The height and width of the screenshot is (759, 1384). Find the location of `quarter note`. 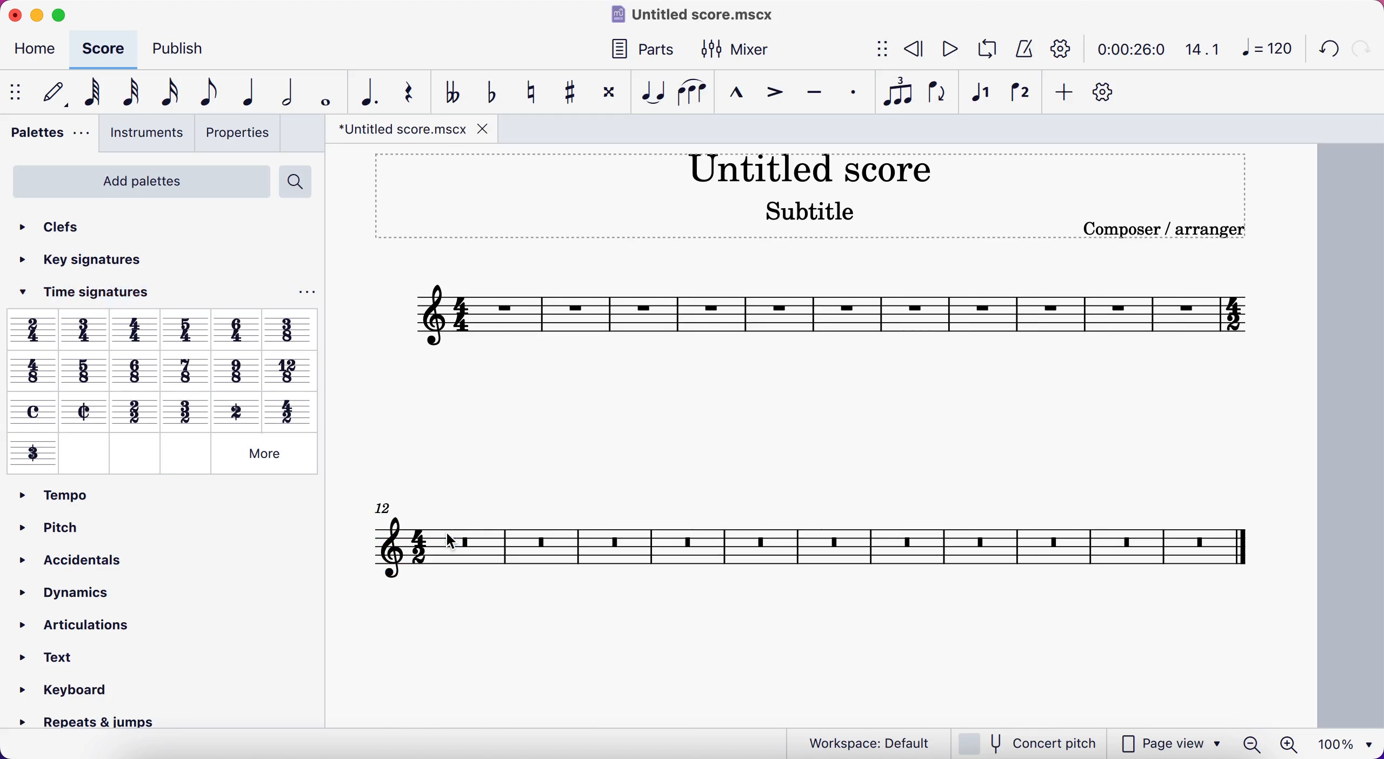

quarter note is located at coordinates (244, 91).